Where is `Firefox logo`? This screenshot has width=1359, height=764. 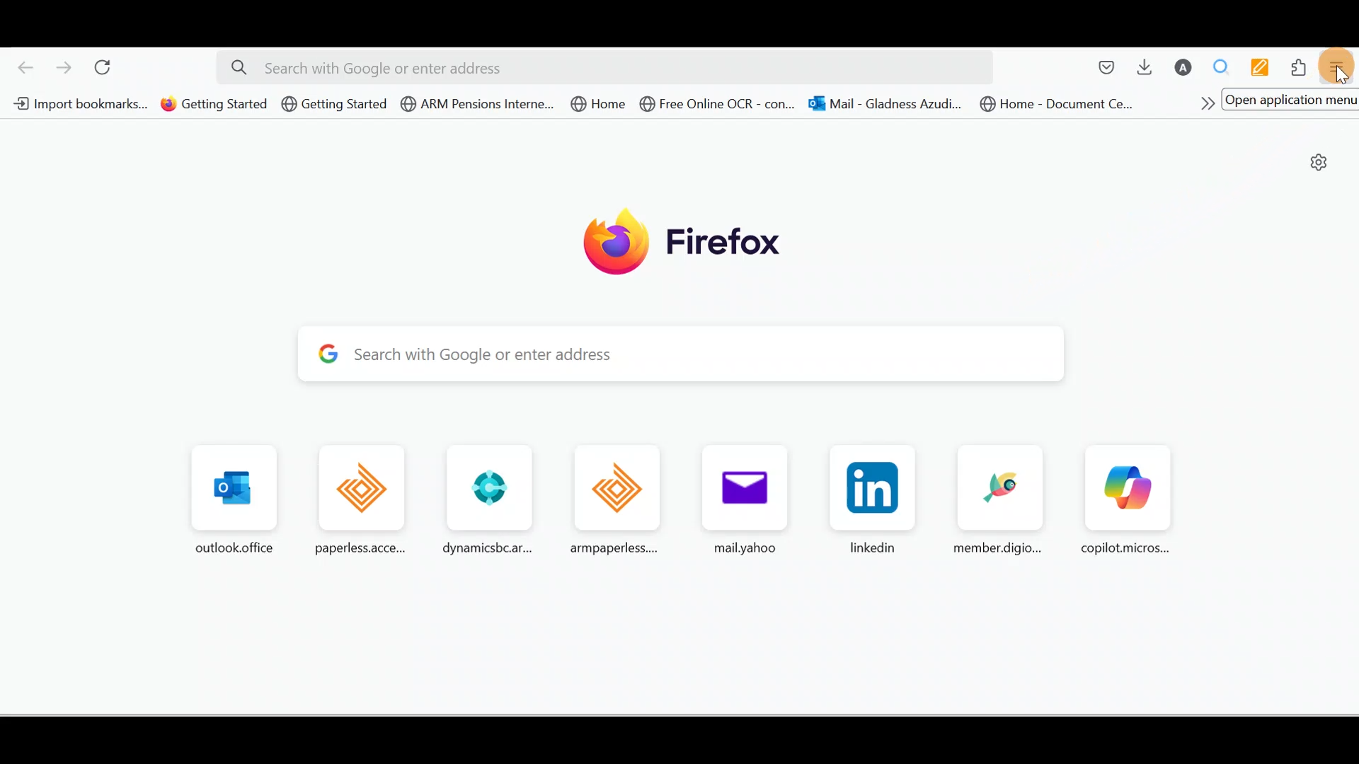
Firefox logo is located at coordinates (672, 243).